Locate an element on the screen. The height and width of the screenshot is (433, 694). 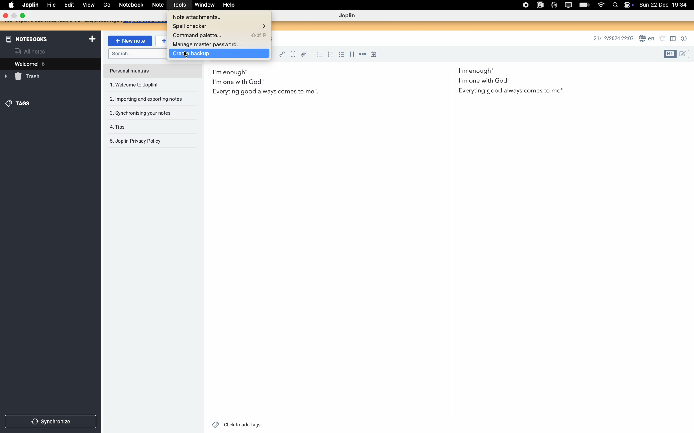
go is located at coordinates (106, 5).